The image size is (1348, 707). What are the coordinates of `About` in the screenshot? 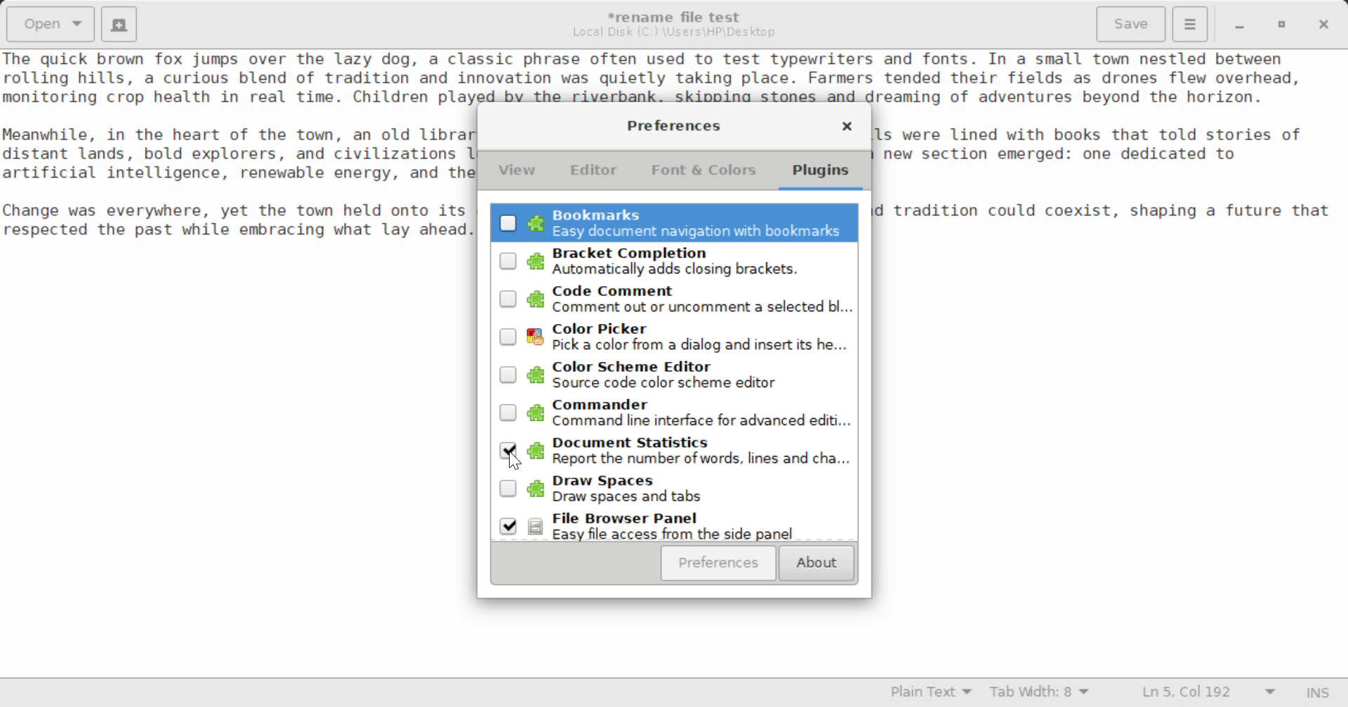 It's located at (814, 564).